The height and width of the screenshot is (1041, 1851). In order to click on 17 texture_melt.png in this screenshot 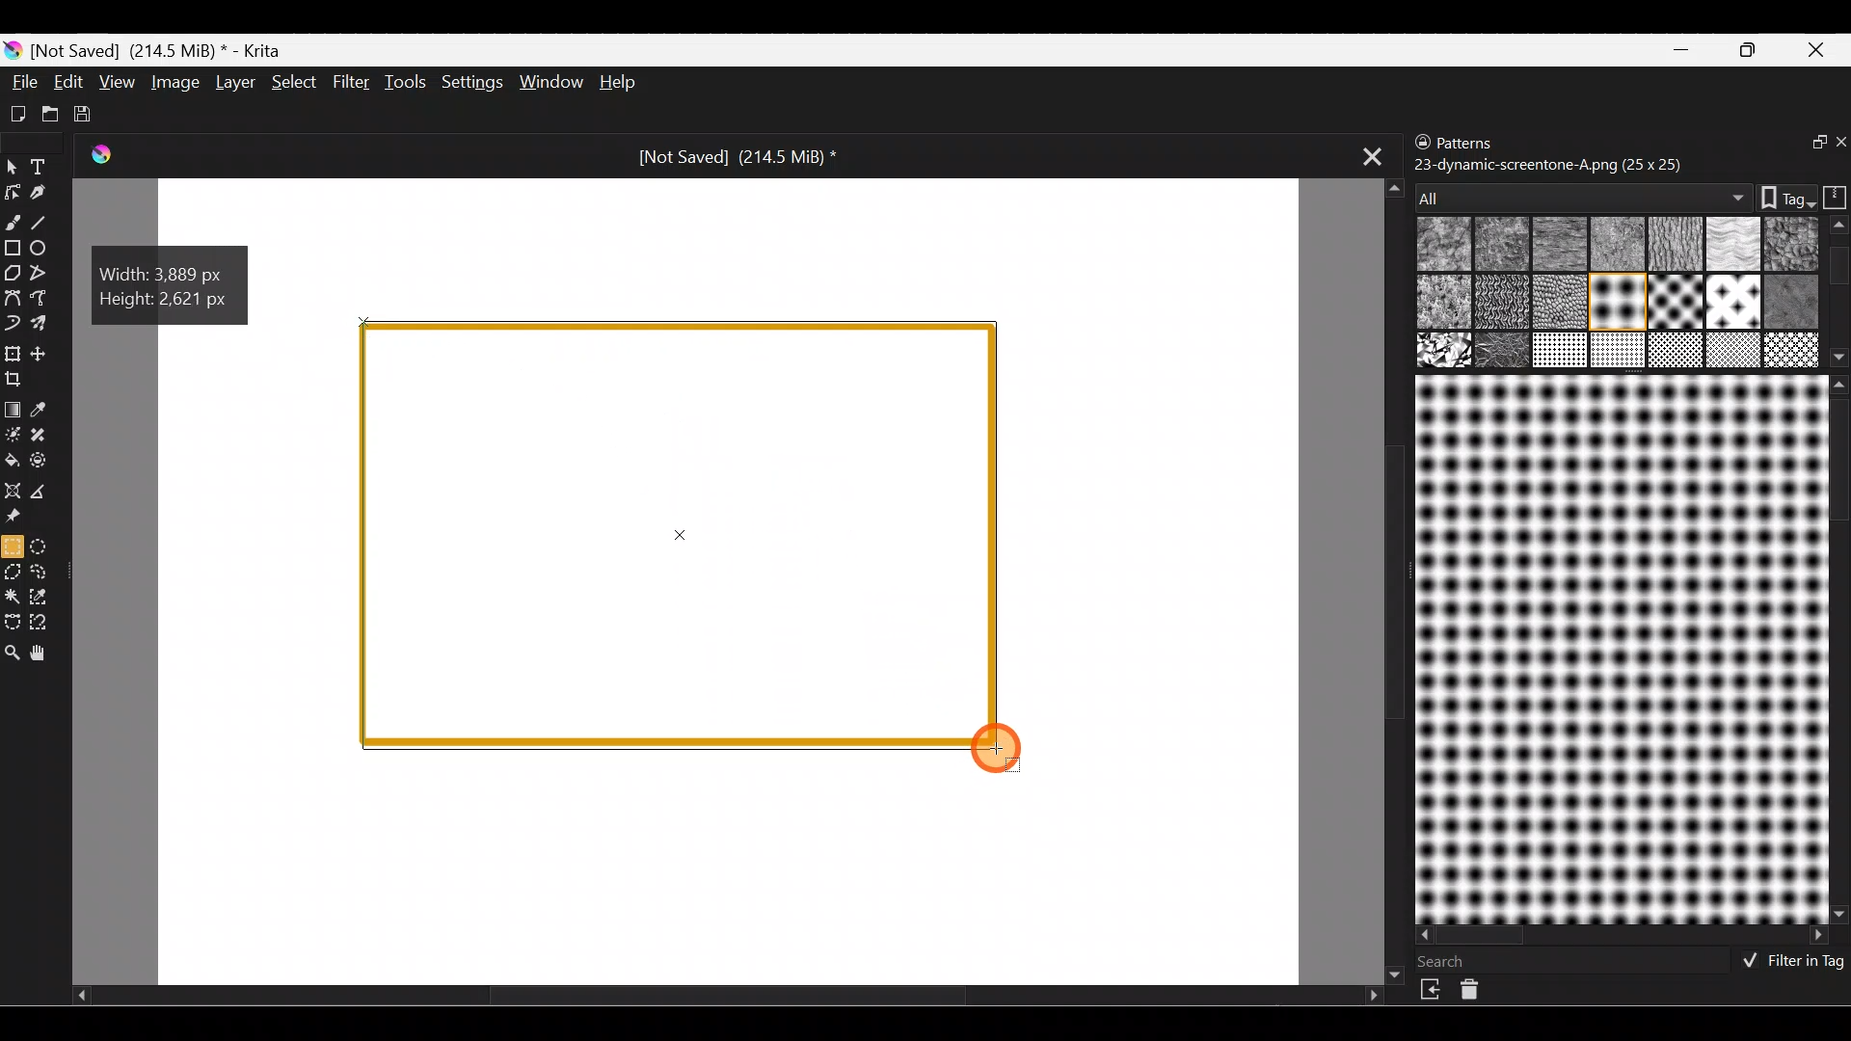, I will do `click(1620, 350)`.